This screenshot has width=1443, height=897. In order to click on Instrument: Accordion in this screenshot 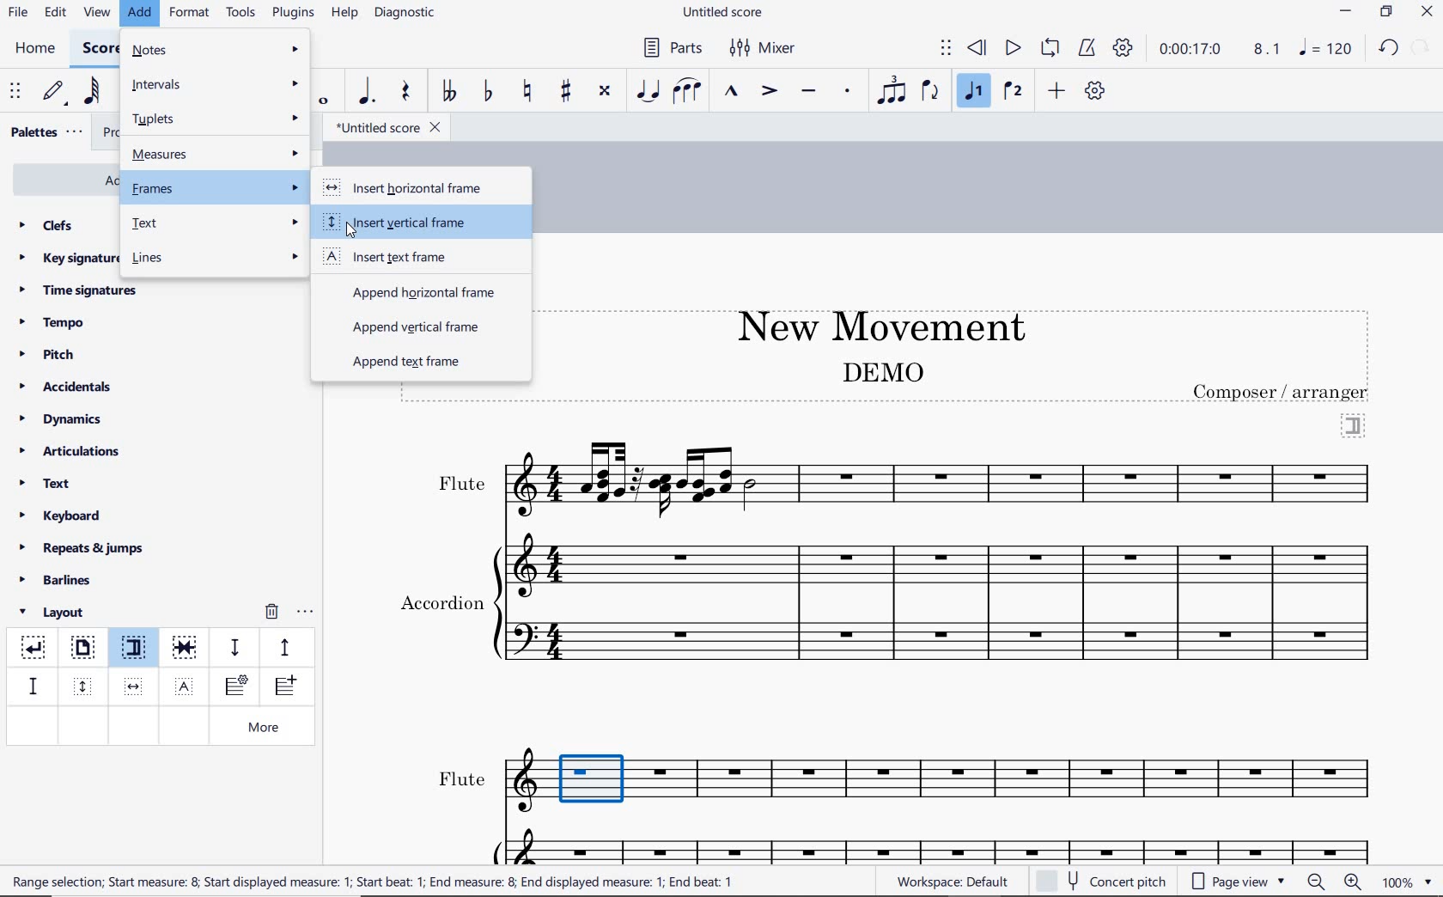, I will do `click(942, 603)`.